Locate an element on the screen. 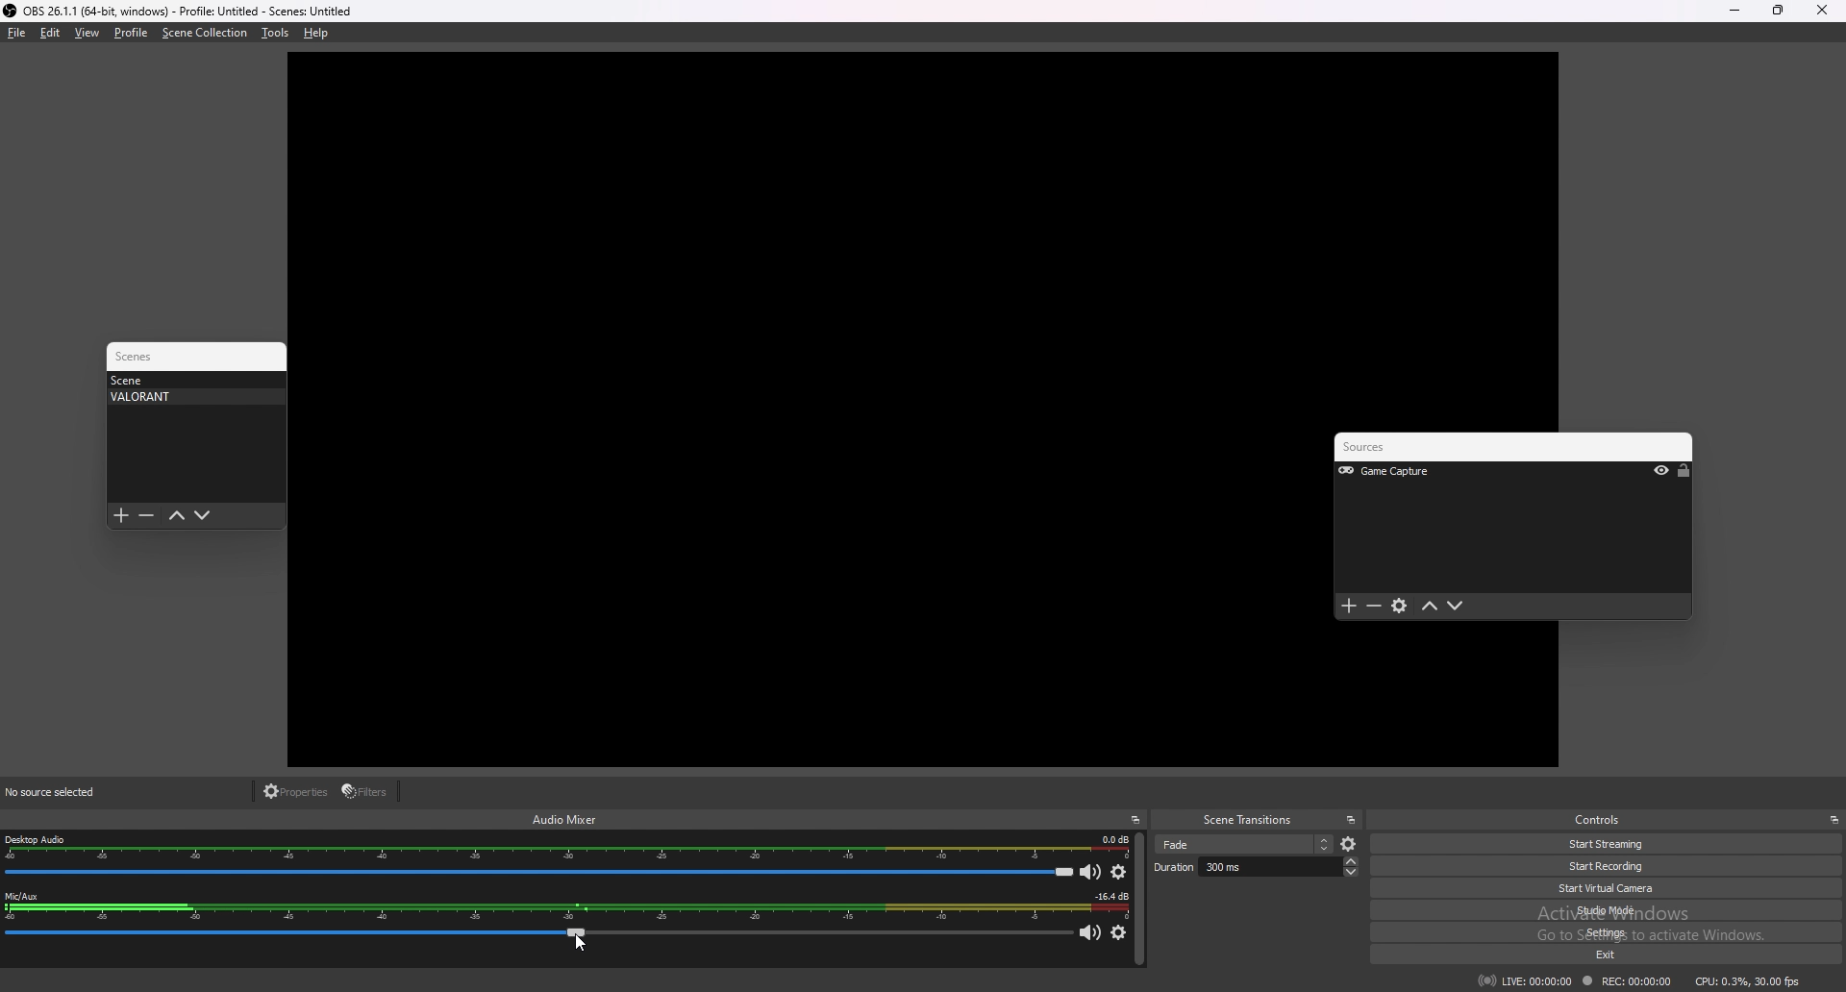 The height and width of the screenshot is (992, 1846). lock is located at coordinates (1684, 471).